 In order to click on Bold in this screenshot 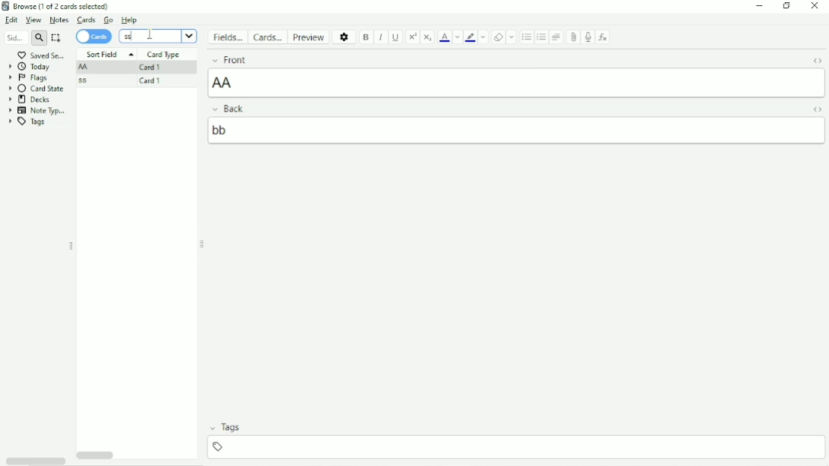, I will do `click(366, 37)`.